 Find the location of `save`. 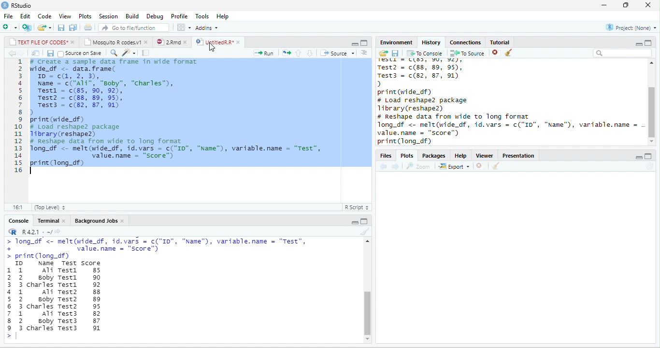

save is located at coordinates (396, 53).